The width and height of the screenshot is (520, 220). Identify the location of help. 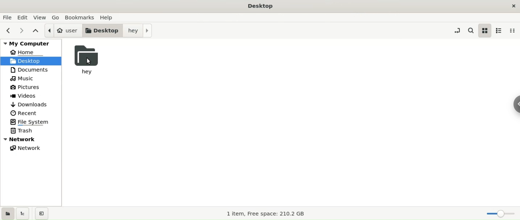
(108, 17).